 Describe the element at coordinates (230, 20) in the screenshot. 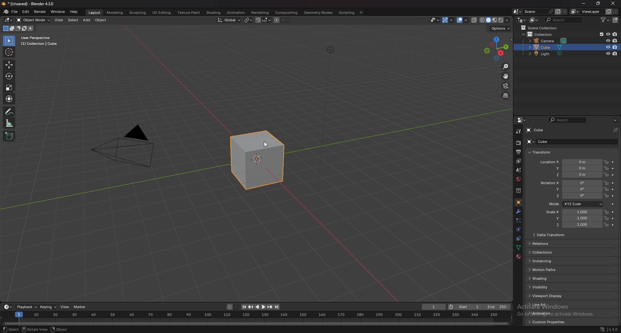

I see `transformation orientation` at that location.